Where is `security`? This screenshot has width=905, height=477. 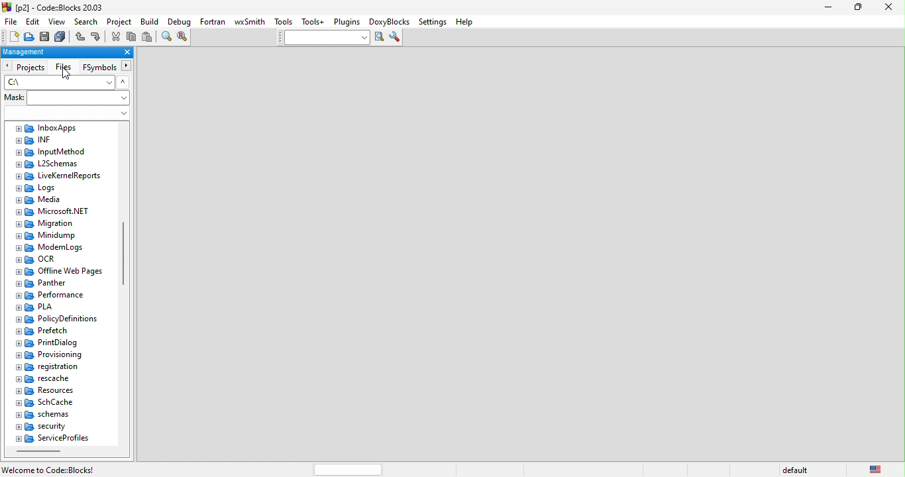
security is located at coordinates (59, 426).